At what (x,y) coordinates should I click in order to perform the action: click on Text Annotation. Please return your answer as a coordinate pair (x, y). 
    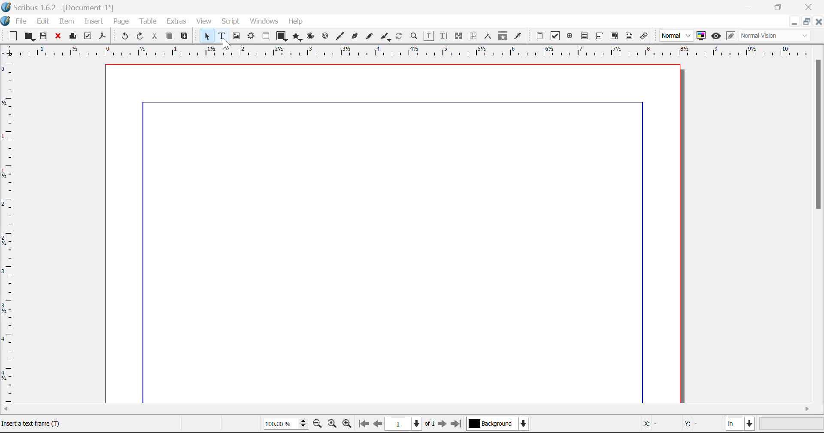
    Looking at the image, I should click on (629, 36).